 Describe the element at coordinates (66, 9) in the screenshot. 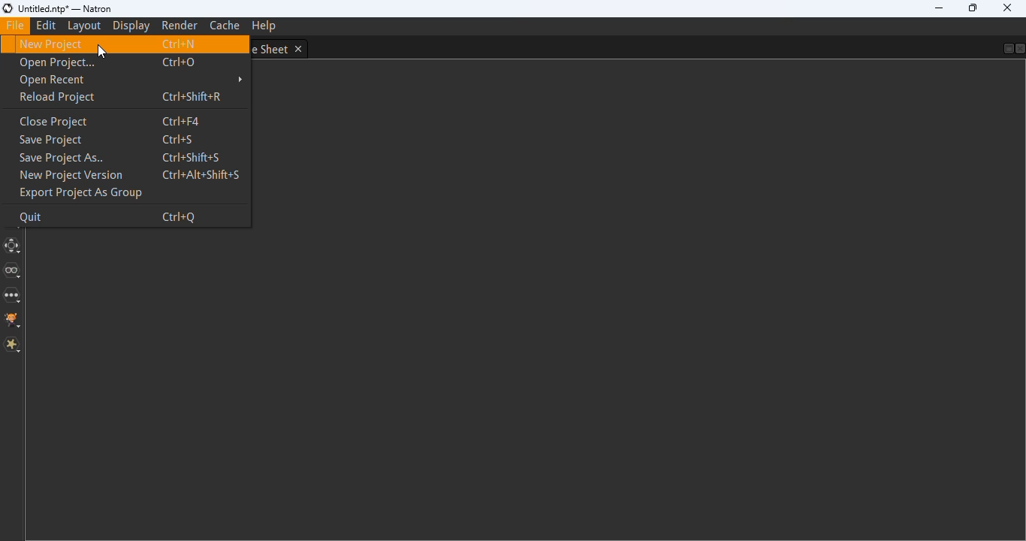

I see `title` at that location.